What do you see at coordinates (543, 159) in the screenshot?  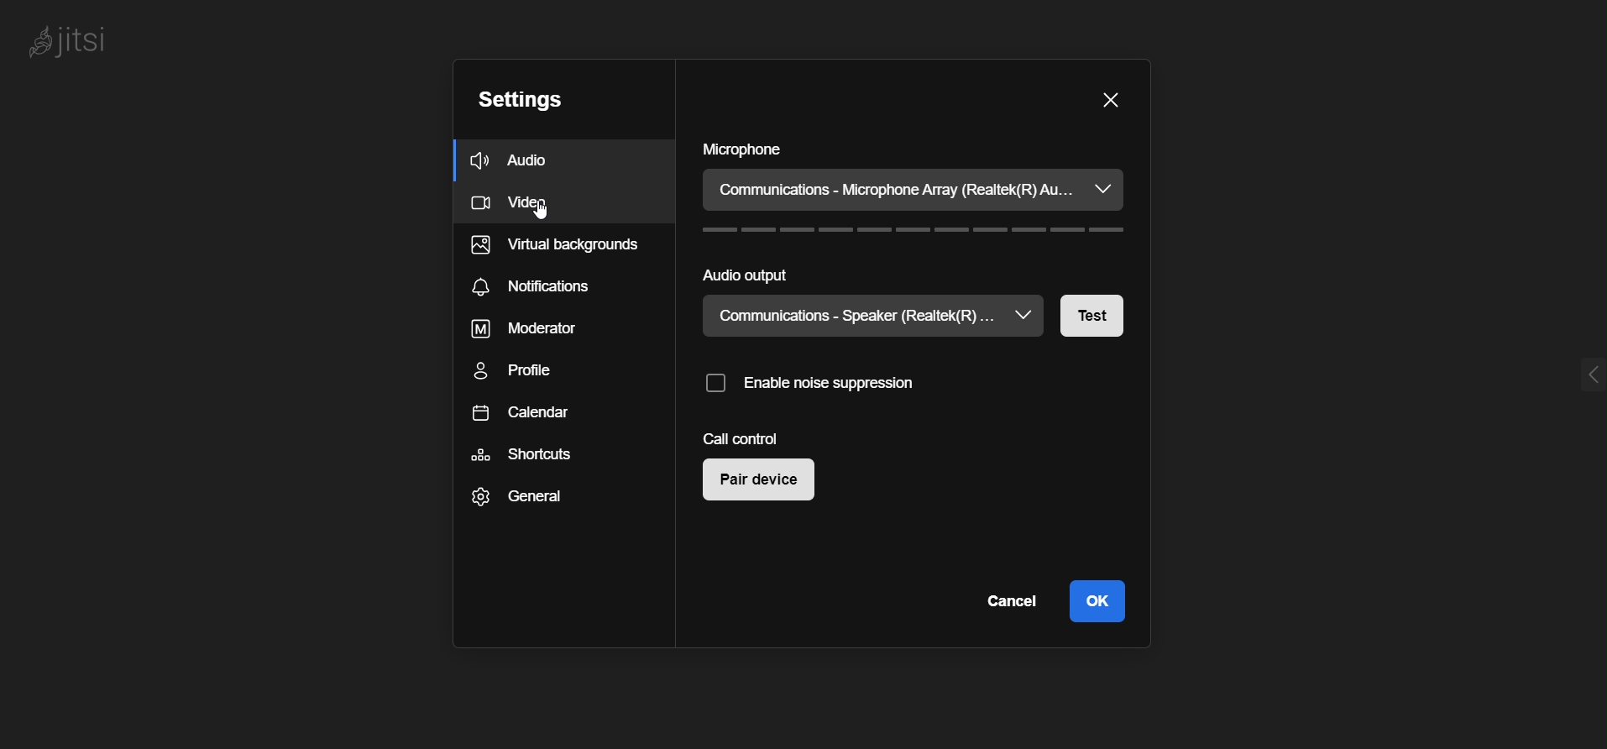 I see `audio` at bounding box center [543, 159].